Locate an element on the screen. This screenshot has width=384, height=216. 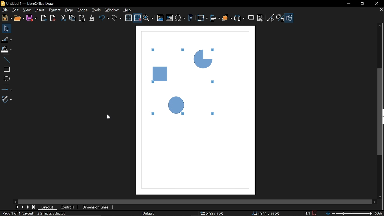
Position  is located at coordinates (214, 213).